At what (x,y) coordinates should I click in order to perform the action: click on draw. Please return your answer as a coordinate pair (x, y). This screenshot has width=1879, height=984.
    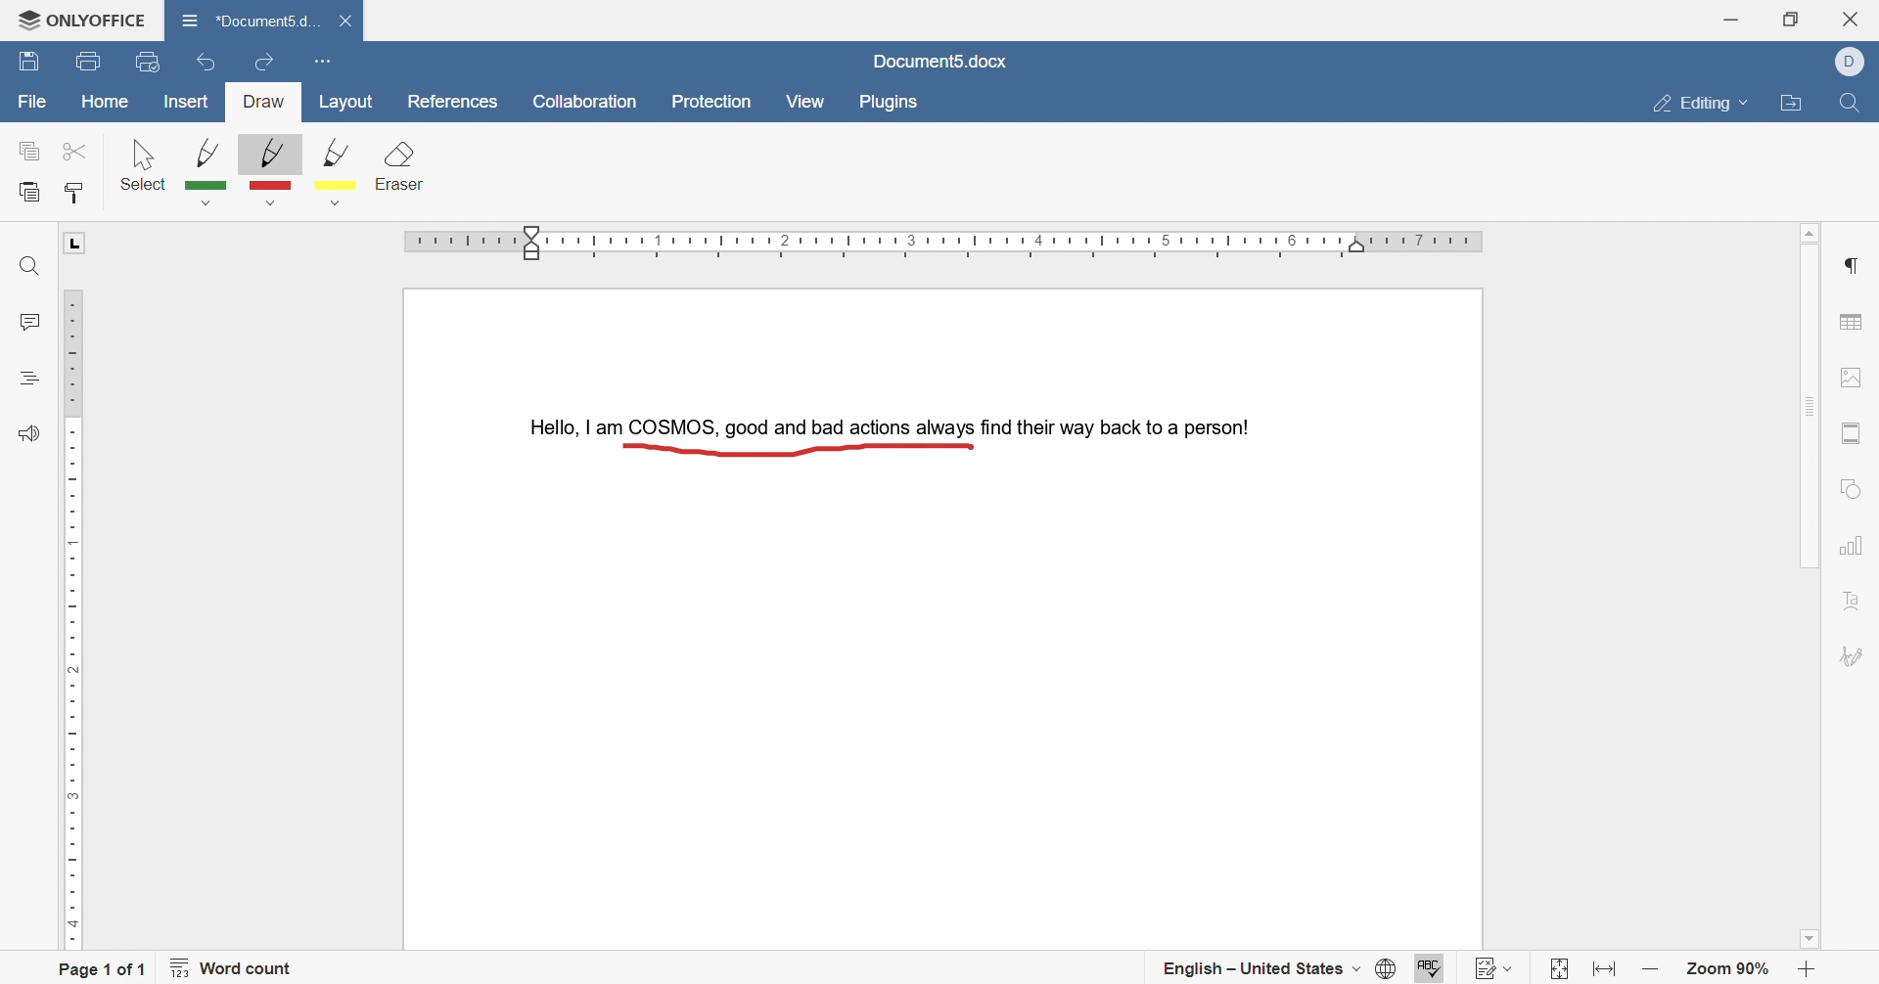
    Looking at the image, I should click on (265, 103).